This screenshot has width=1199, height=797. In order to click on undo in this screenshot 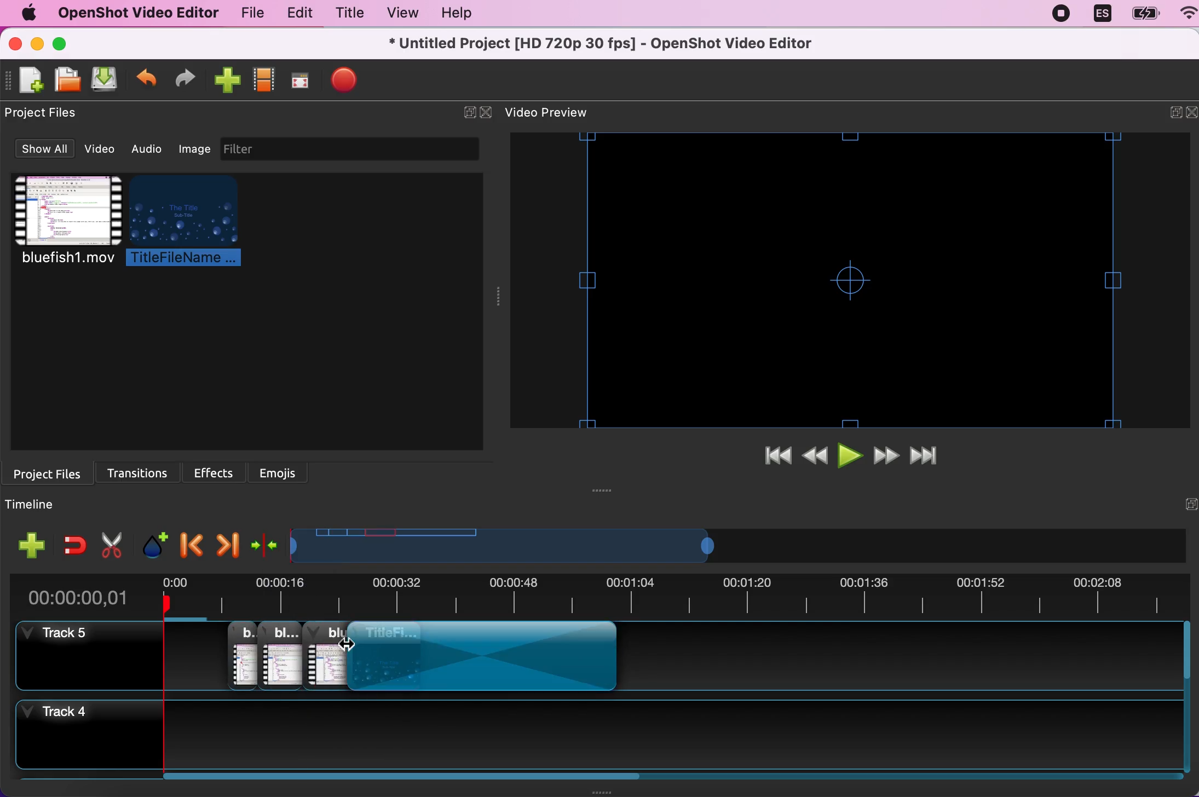, I will do `click(147, 82)`.